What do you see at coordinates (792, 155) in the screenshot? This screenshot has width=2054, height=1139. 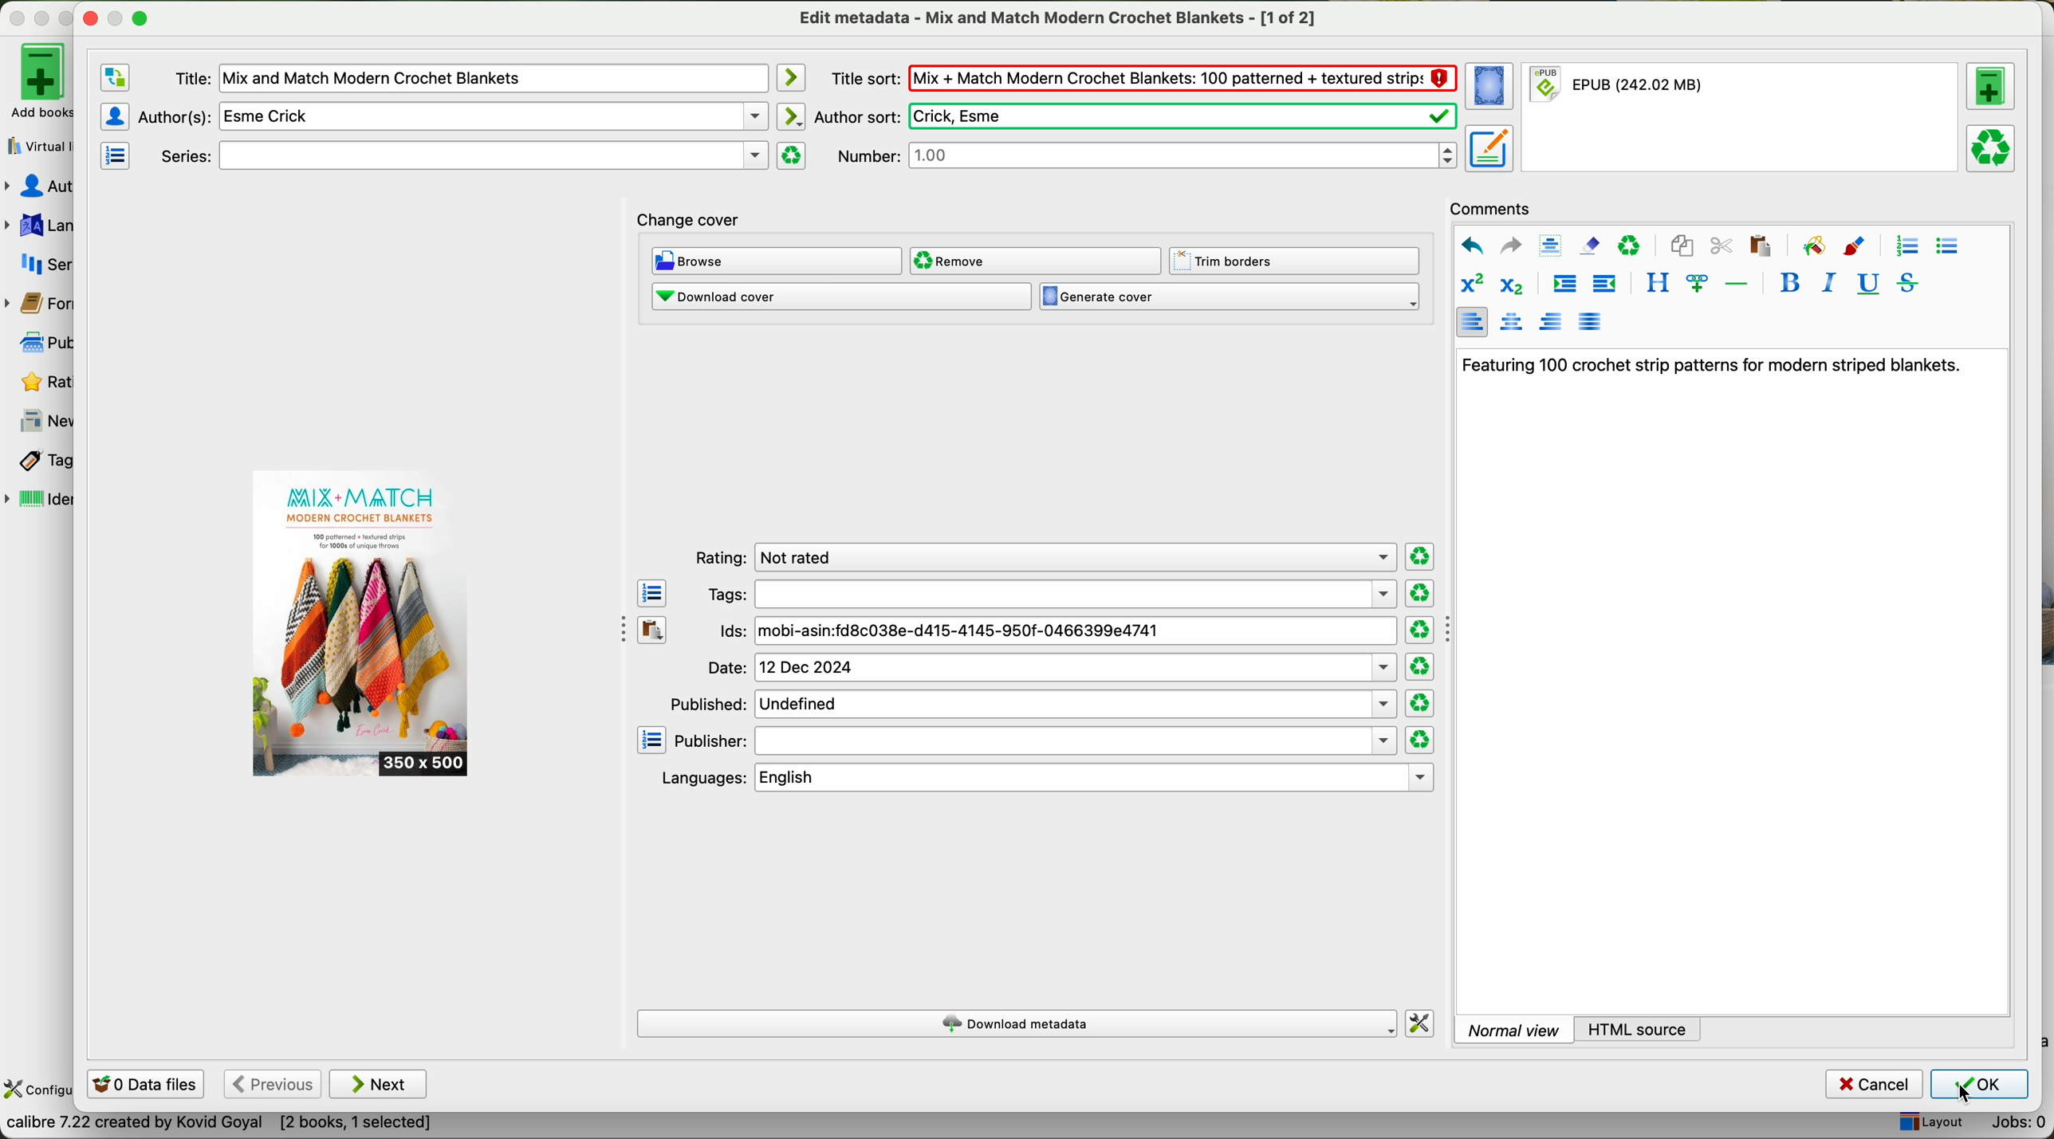 I see `clear series` at bounding box center [792, 155].